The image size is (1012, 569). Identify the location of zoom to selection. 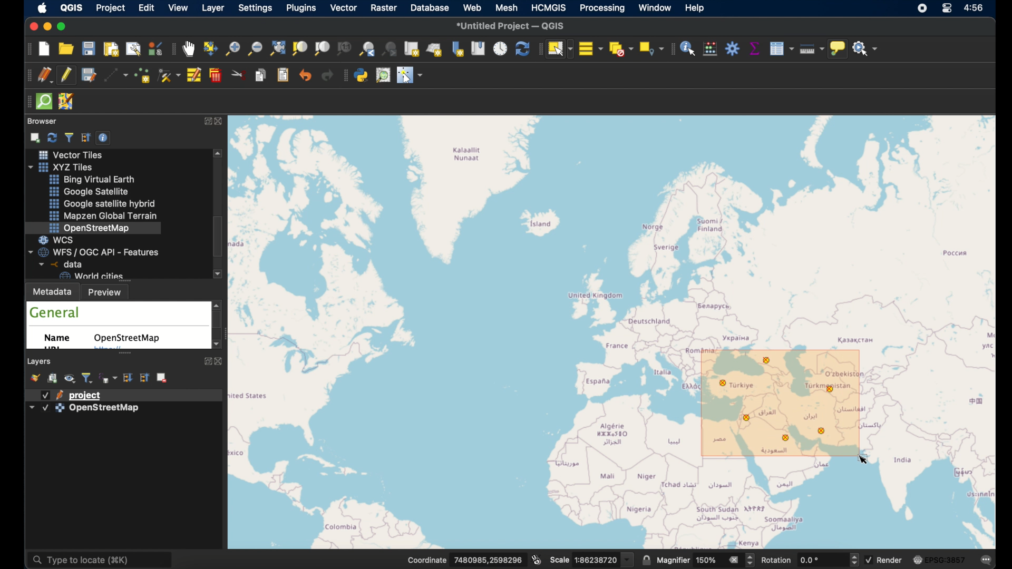
(302, 48).